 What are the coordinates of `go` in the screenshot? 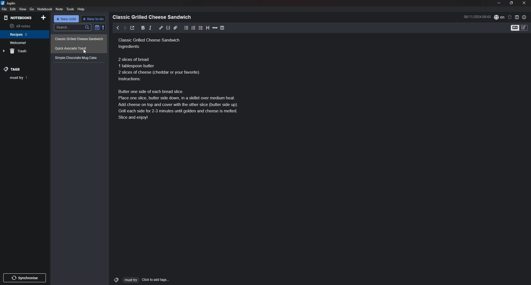 It's located at (32, 9).